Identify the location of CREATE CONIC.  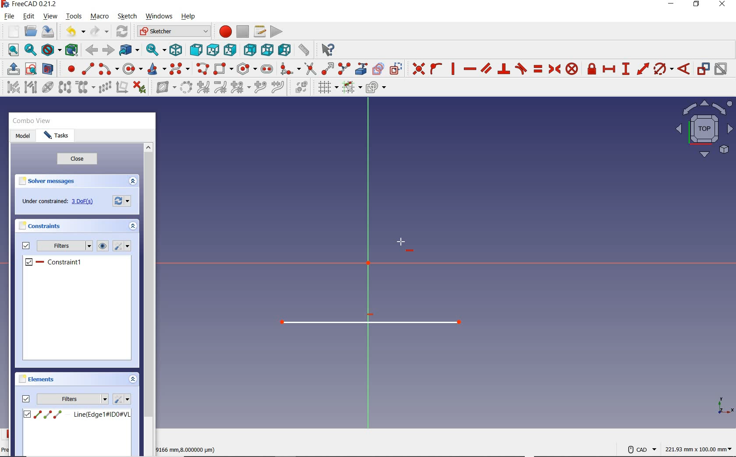
(156, 69).